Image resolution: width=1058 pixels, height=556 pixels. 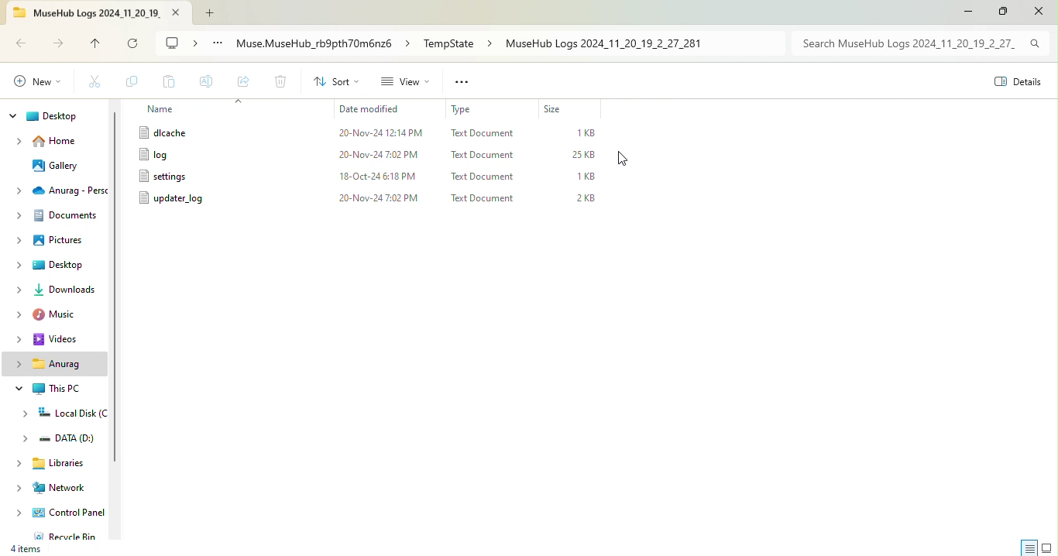 What do you see at coordinates (474, 109) in the screenshot?
I see `Type` at bounding box center [474, 109].